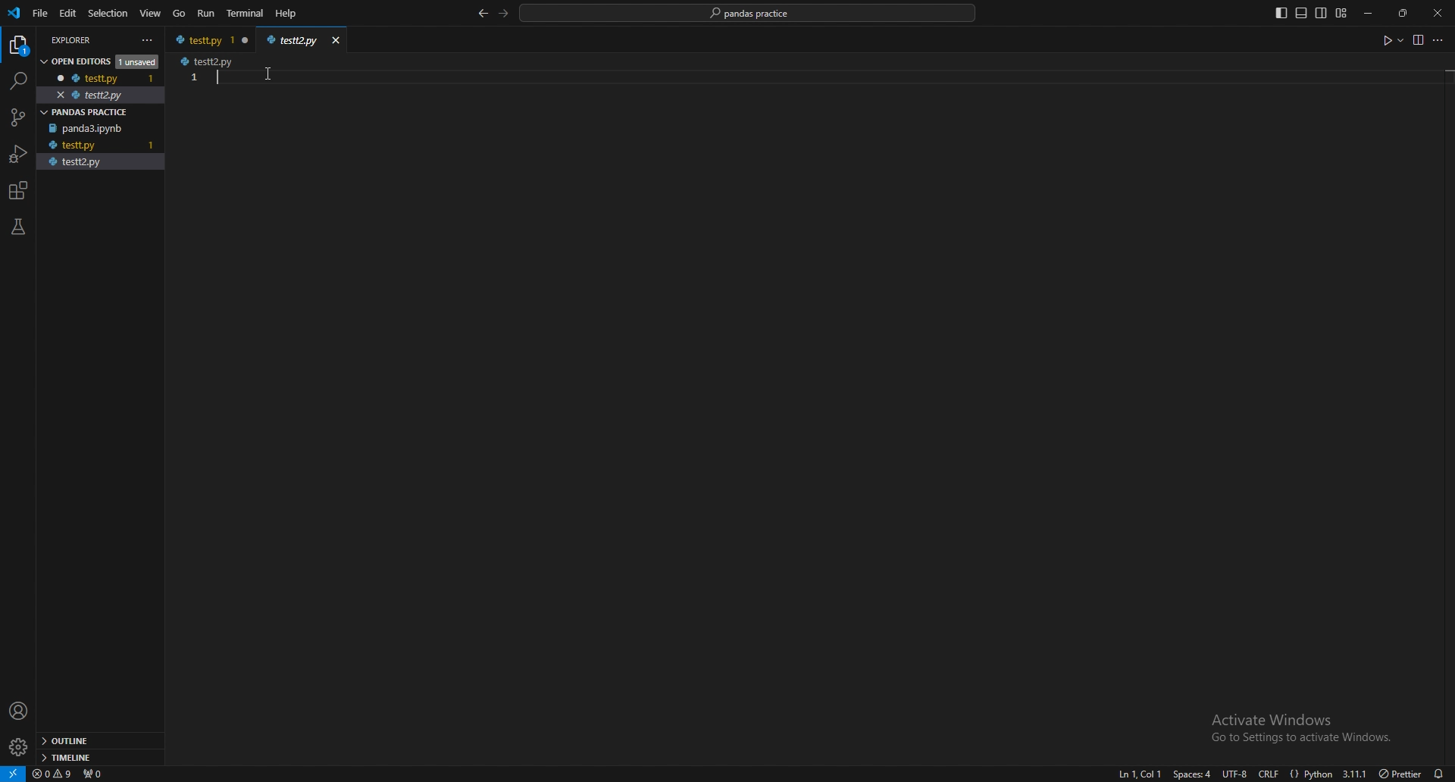 This screenshot has height=782, width=1455. What do you see at coordinates (18, 227) in the screenshot?
I see `testing` at bounding box center [18, 227].